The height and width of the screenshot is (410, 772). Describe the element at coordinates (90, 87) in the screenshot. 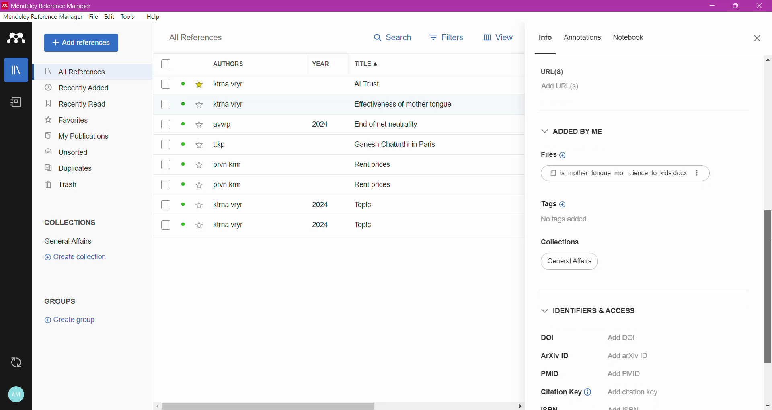

I see `Recently Added` at that location.